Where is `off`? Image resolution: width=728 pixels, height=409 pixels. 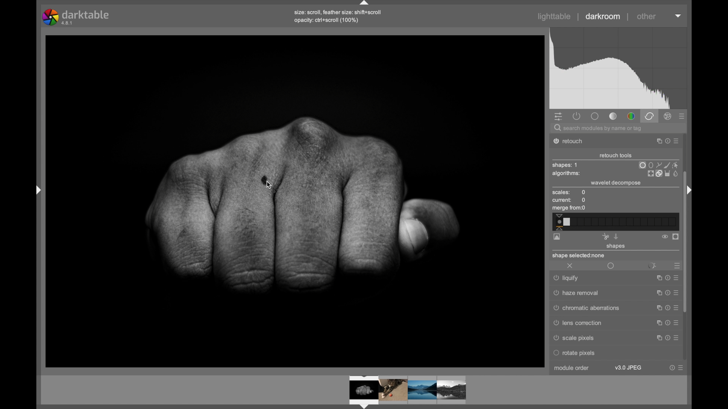 off is located at coordinates (570, 266).